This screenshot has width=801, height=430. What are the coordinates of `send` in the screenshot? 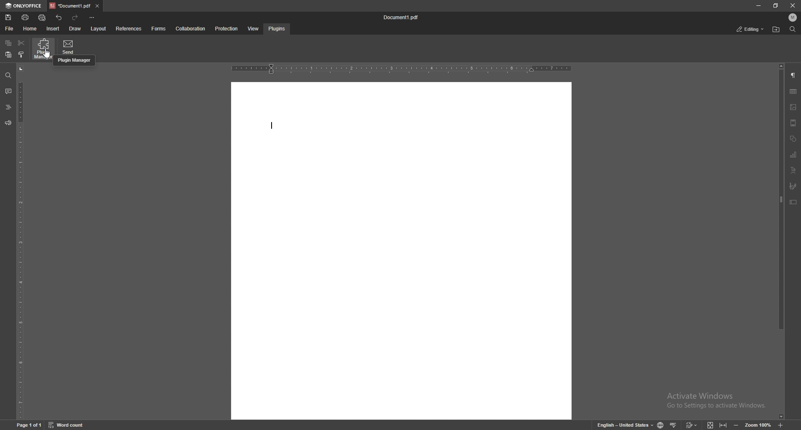 It's located at (70, 46).